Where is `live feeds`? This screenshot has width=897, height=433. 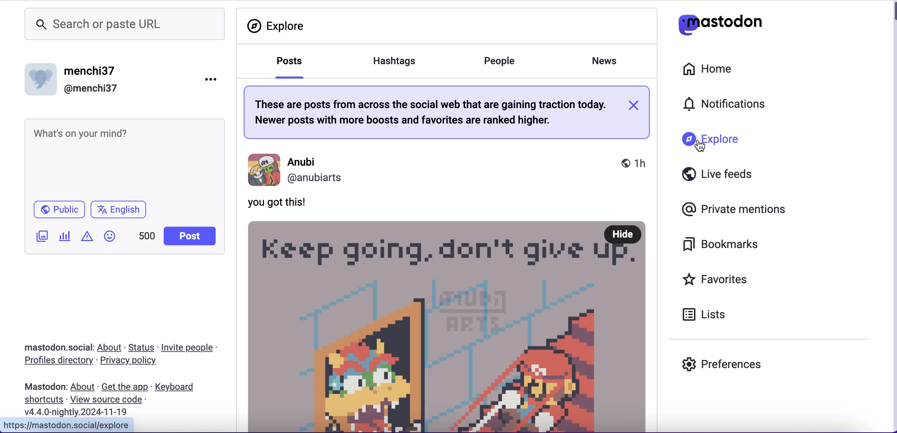
live feeds is located at coordinates (727, 174).